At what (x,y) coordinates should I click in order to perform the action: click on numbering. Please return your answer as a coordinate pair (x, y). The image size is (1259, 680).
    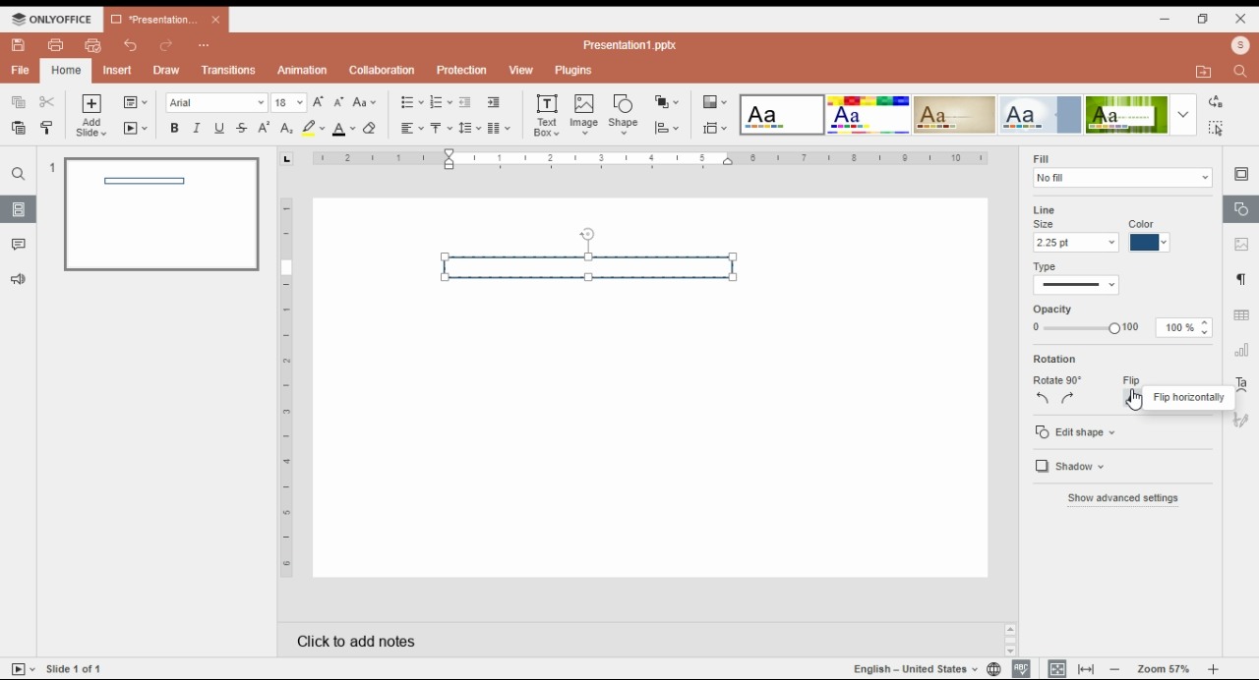
    Looking at the image, I should click on (441, 102).